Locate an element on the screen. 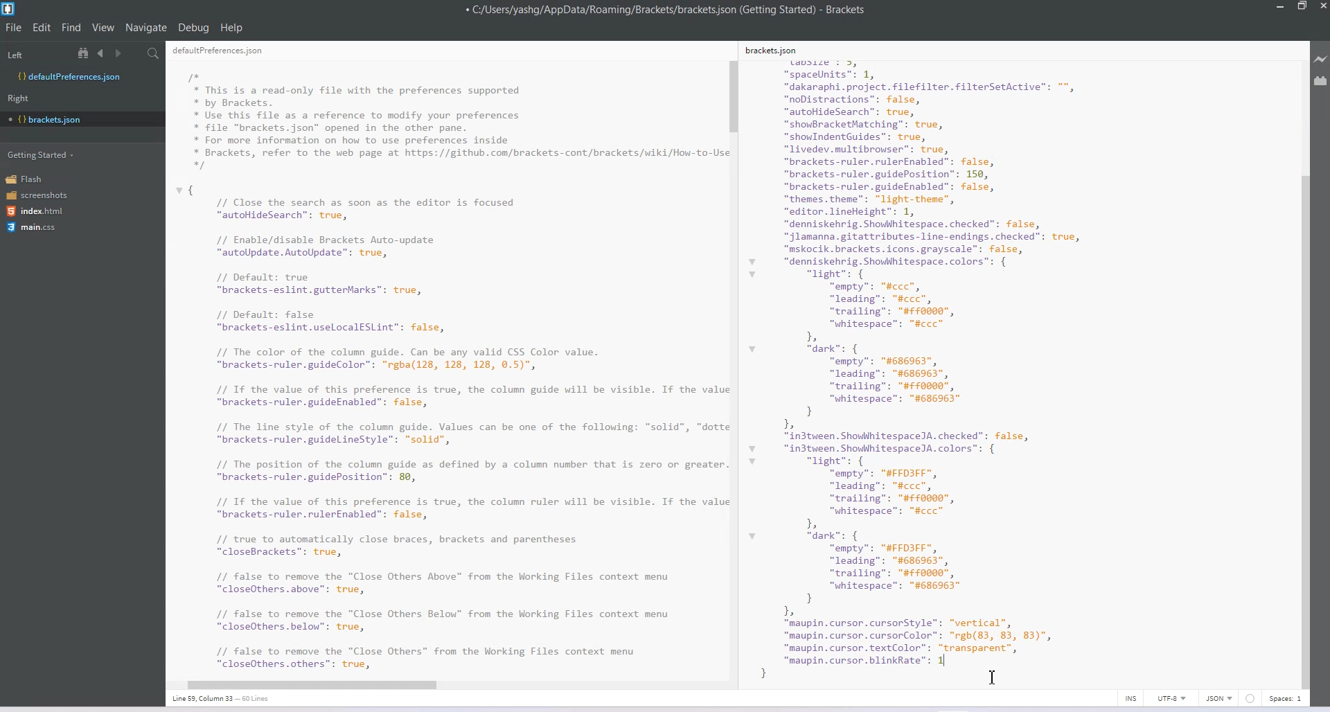 Image resolution: width=1330 pixels, height=712 pixels. Extension Manager is located at coordinates (1321, 83).